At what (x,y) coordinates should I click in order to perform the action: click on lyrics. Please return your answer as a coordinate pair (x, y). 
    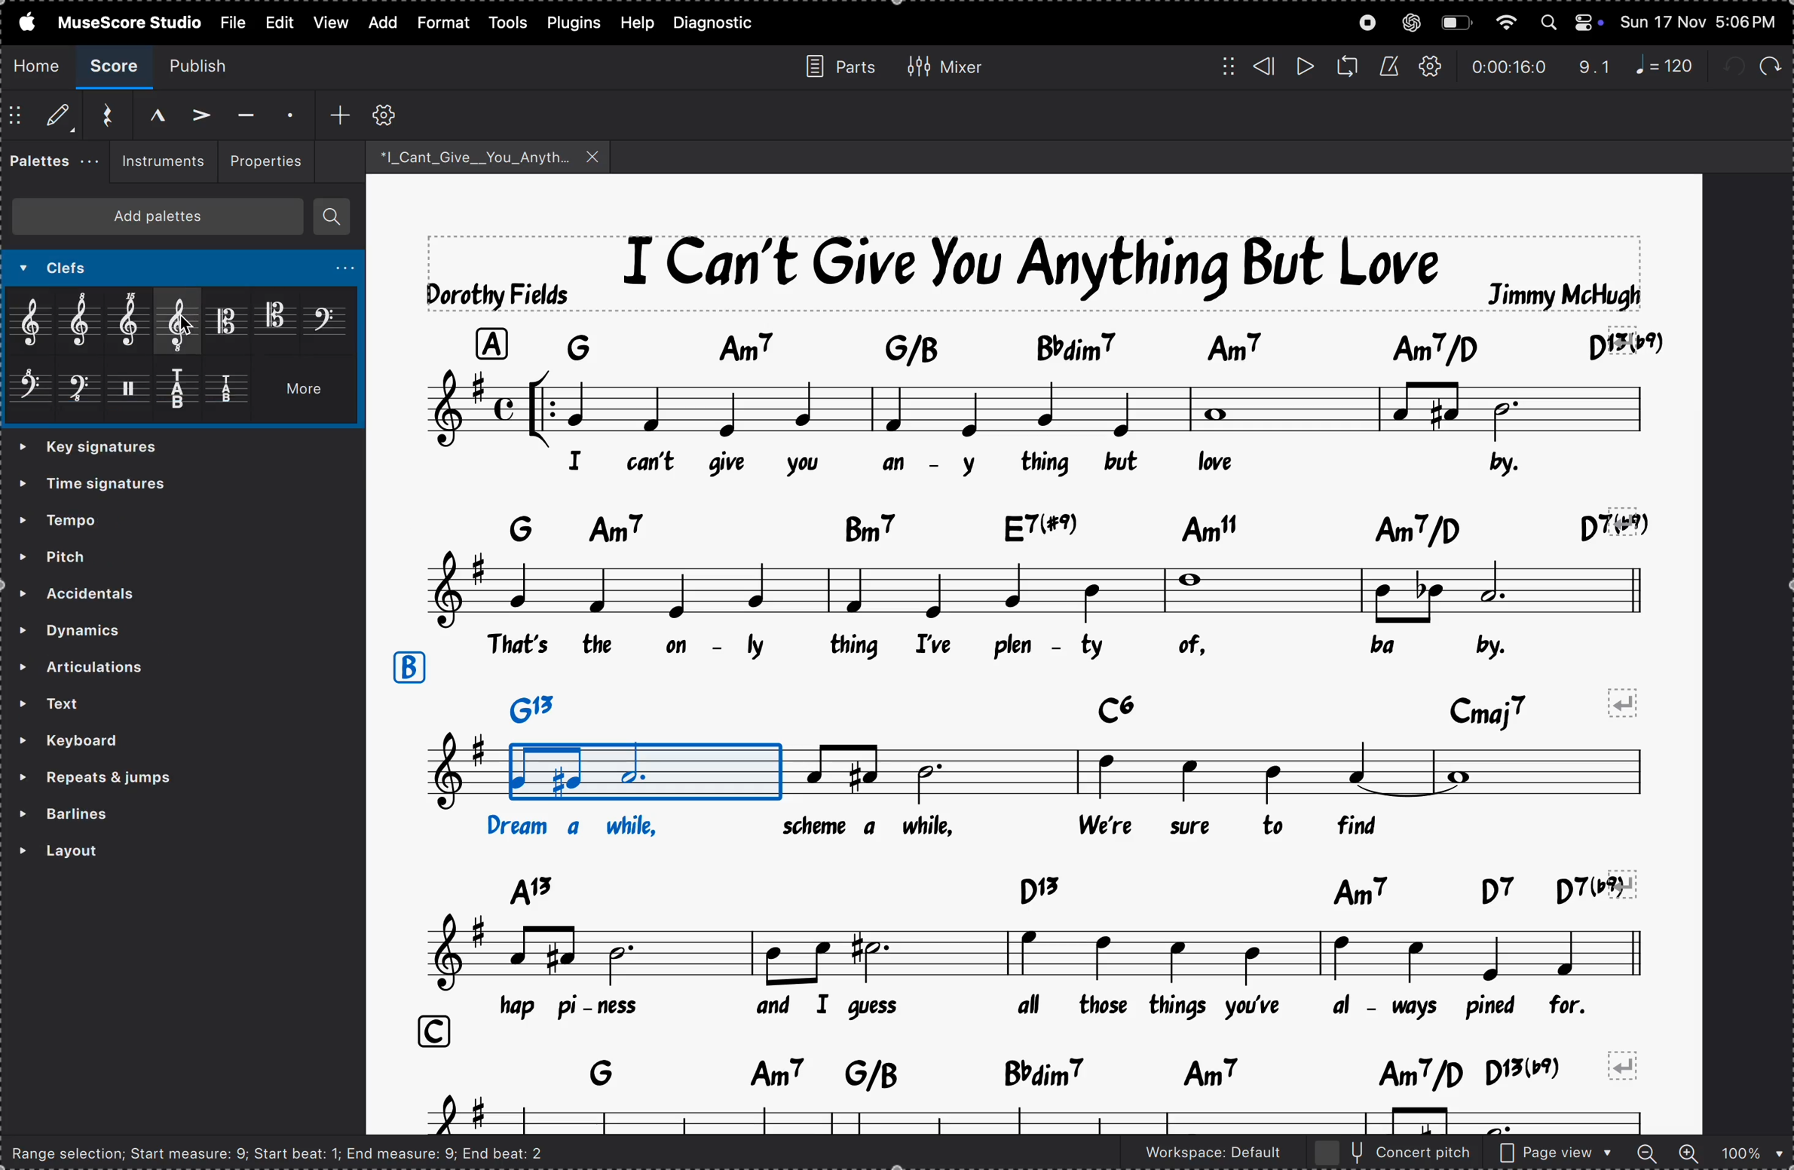
    Looking at the image, I should click on (914, 463).